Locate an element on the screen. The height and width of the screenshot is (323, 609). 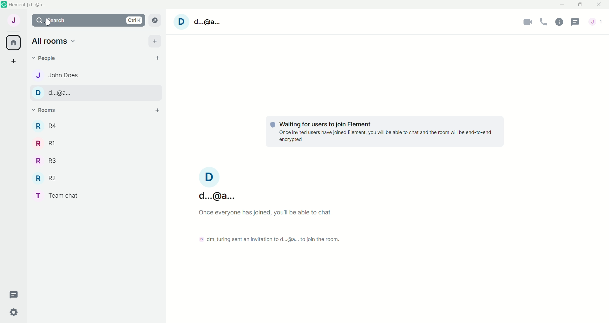
d..@a.. is located at coordinates (56, 93).